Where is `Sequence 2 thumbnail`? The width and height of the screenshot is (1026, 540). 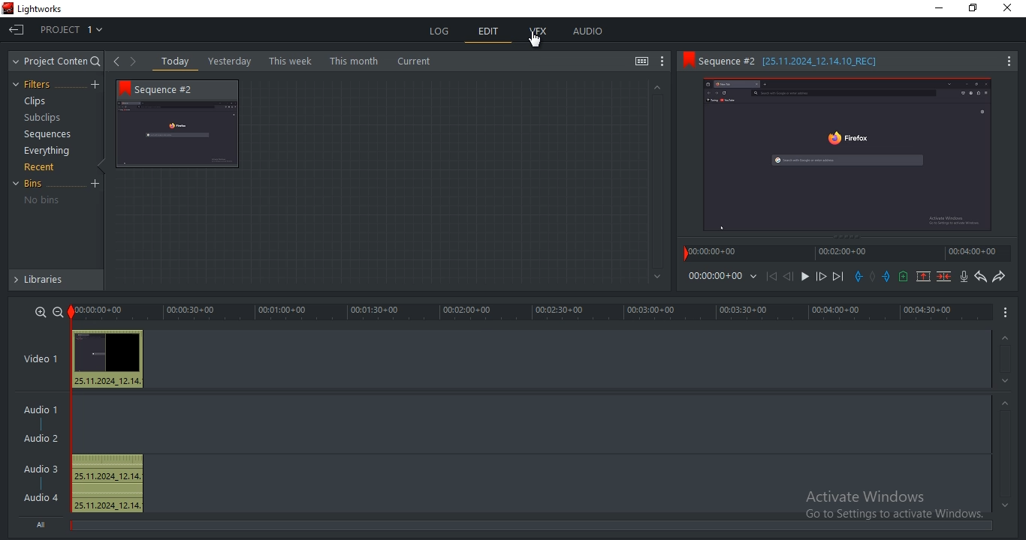
Sequence 2 thumbnail is located at coordinates (179, 133).